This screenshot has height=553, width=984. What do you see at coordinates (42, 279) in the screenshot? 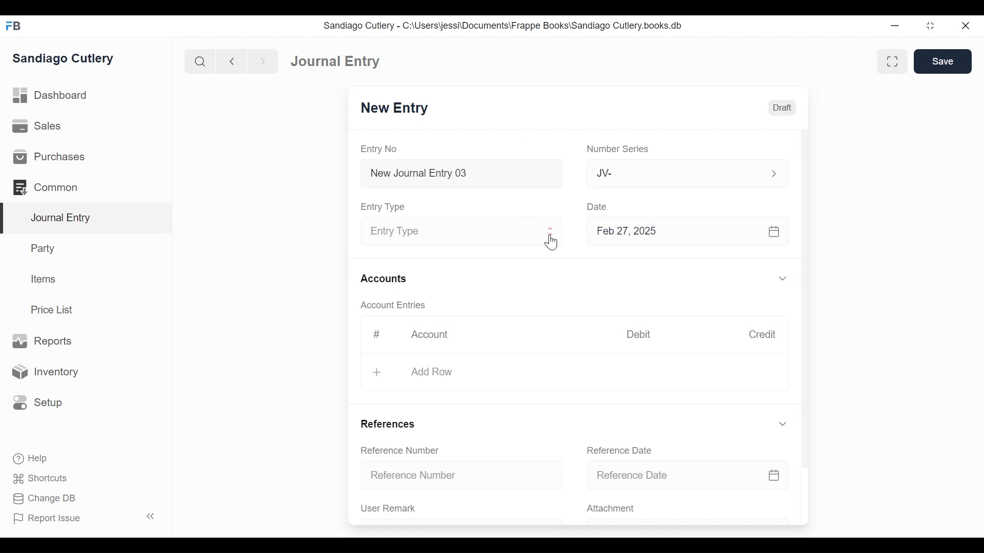
I see `Items` at bounding box center [42, 279].